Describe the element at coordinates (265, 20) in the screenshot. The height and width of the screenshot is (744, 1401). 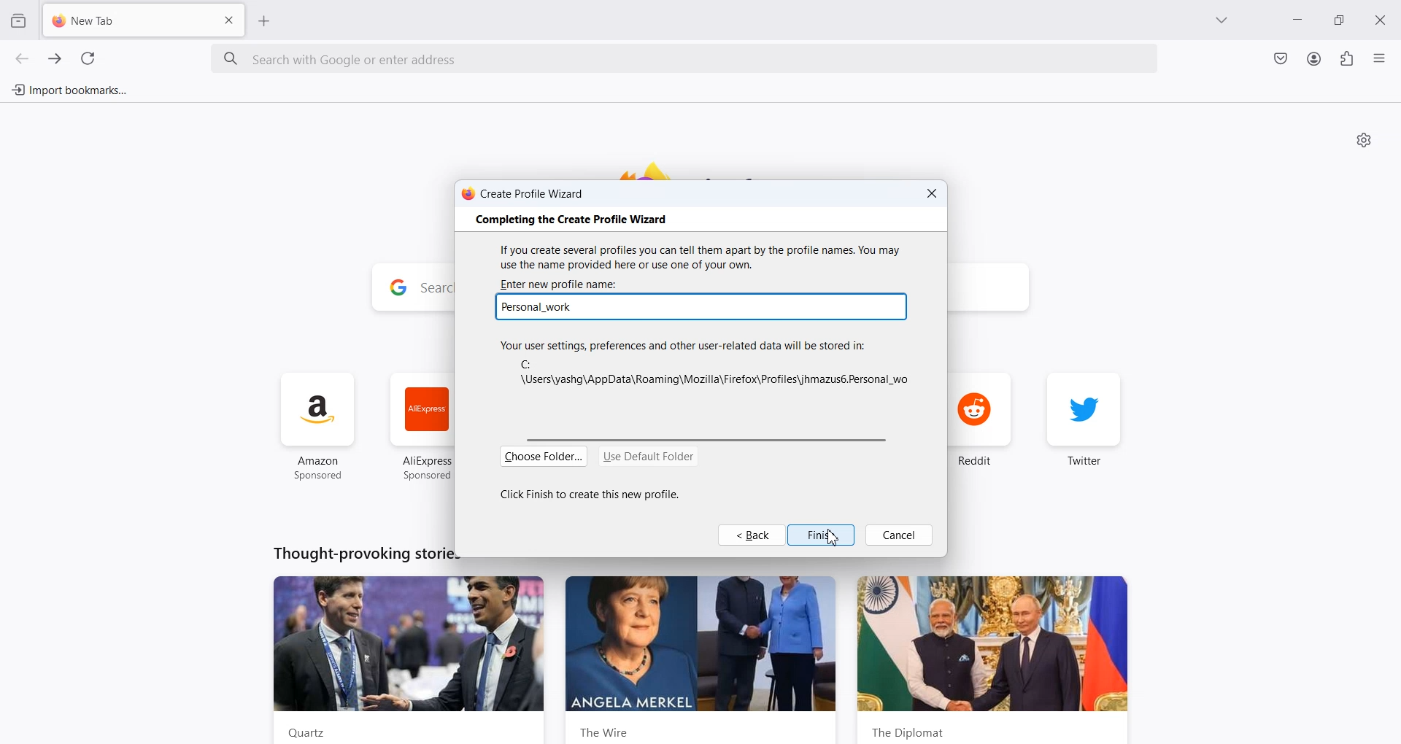
I see `Add New Tab` at that location.